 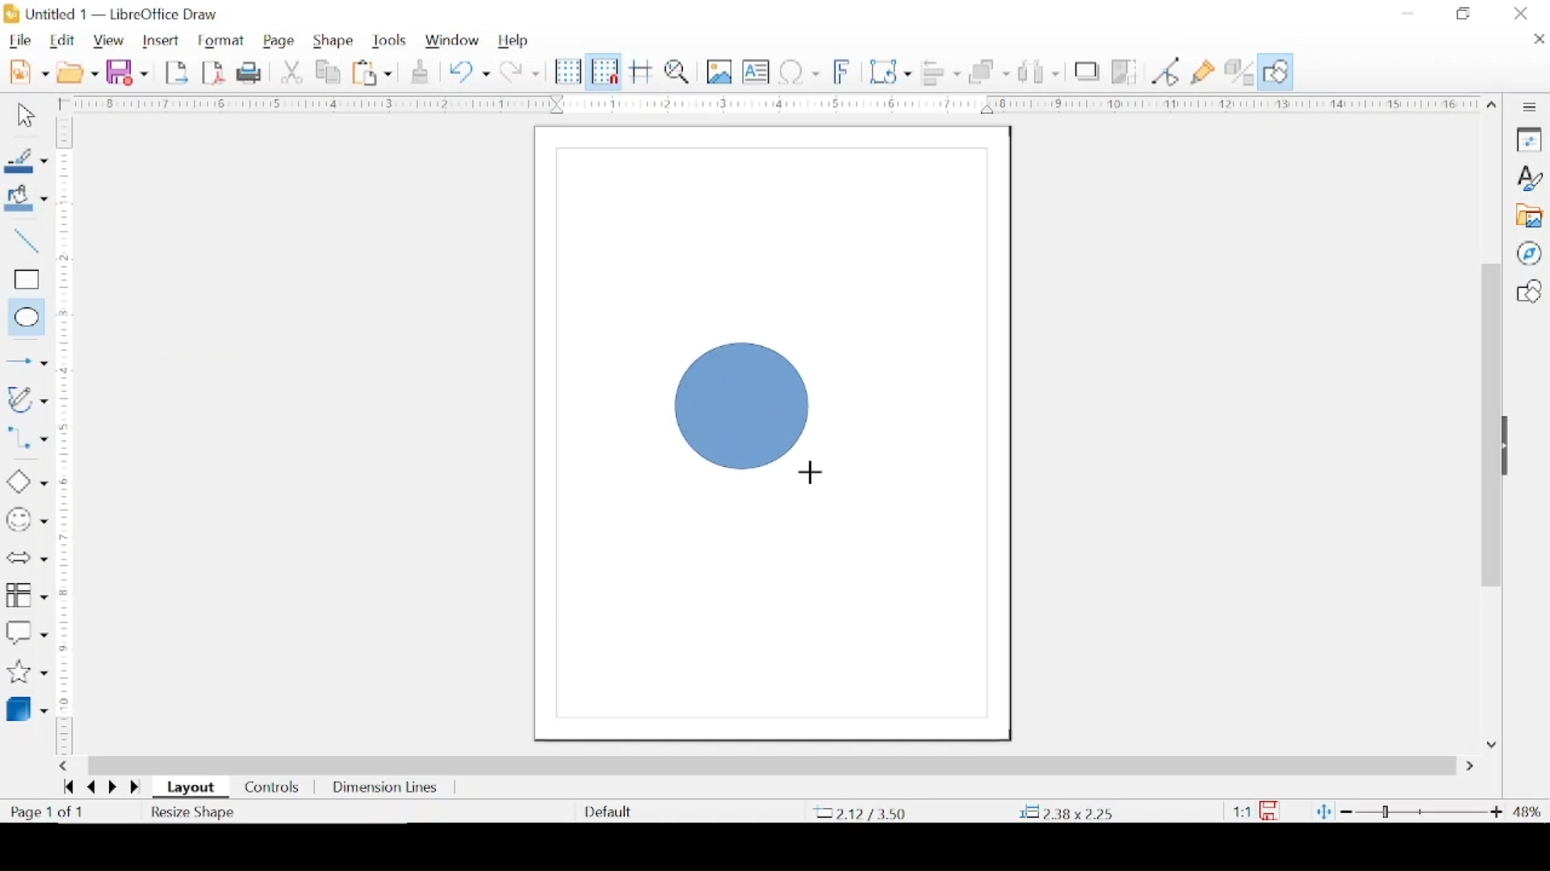 What do you see at coordinates (719, 73) in the screenshot?
I see `insert image` at bounding box center [719, 73].